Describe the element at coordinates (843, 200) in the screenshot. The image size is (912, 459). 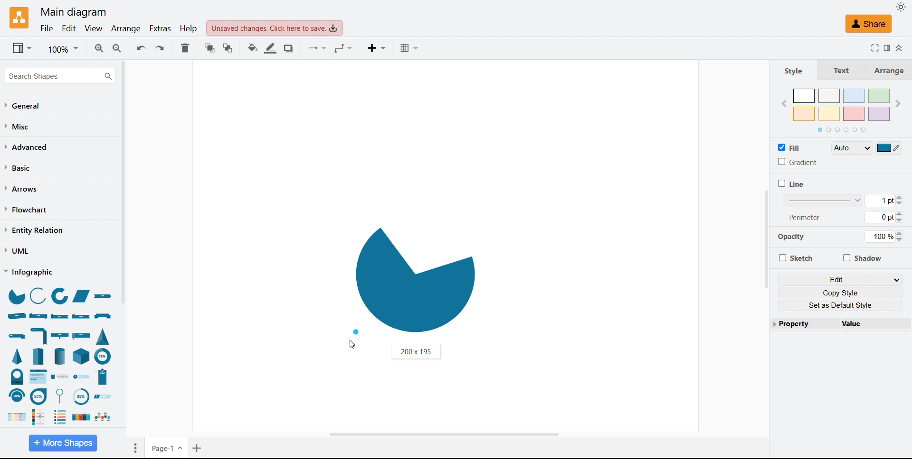
I see `Set line width ` at that location.